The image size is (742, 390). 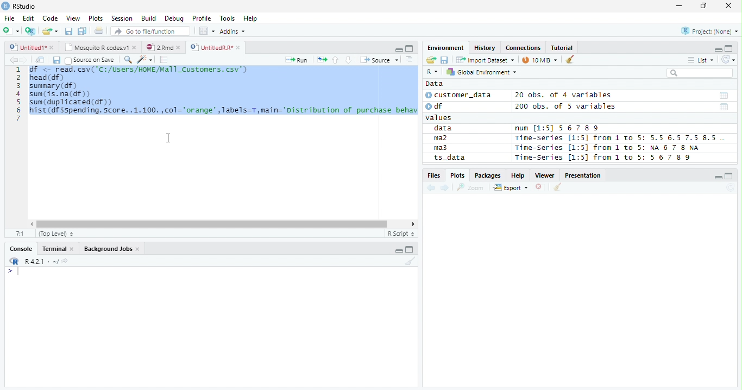 I want to click on Top Level, so click(x=55, y=234).